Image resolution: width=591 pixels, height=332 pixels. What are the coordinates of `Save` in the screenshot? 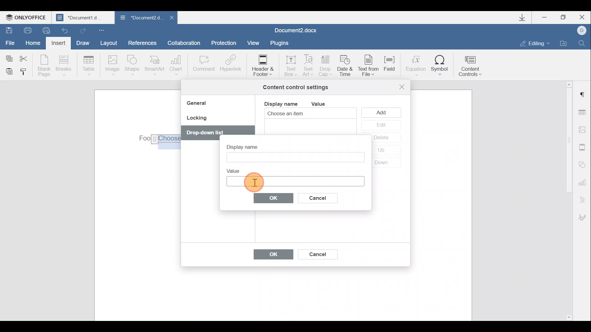 It's located at (7, 30).